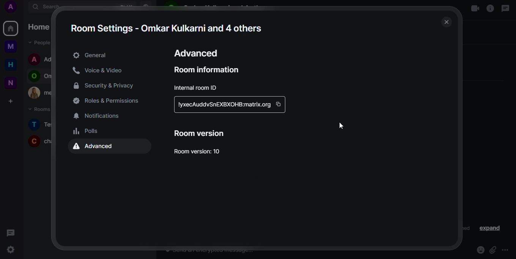  What do you see at coordinates (39, 109) in the screenshot?
I see `rooms` at bounding box center [39, 109].